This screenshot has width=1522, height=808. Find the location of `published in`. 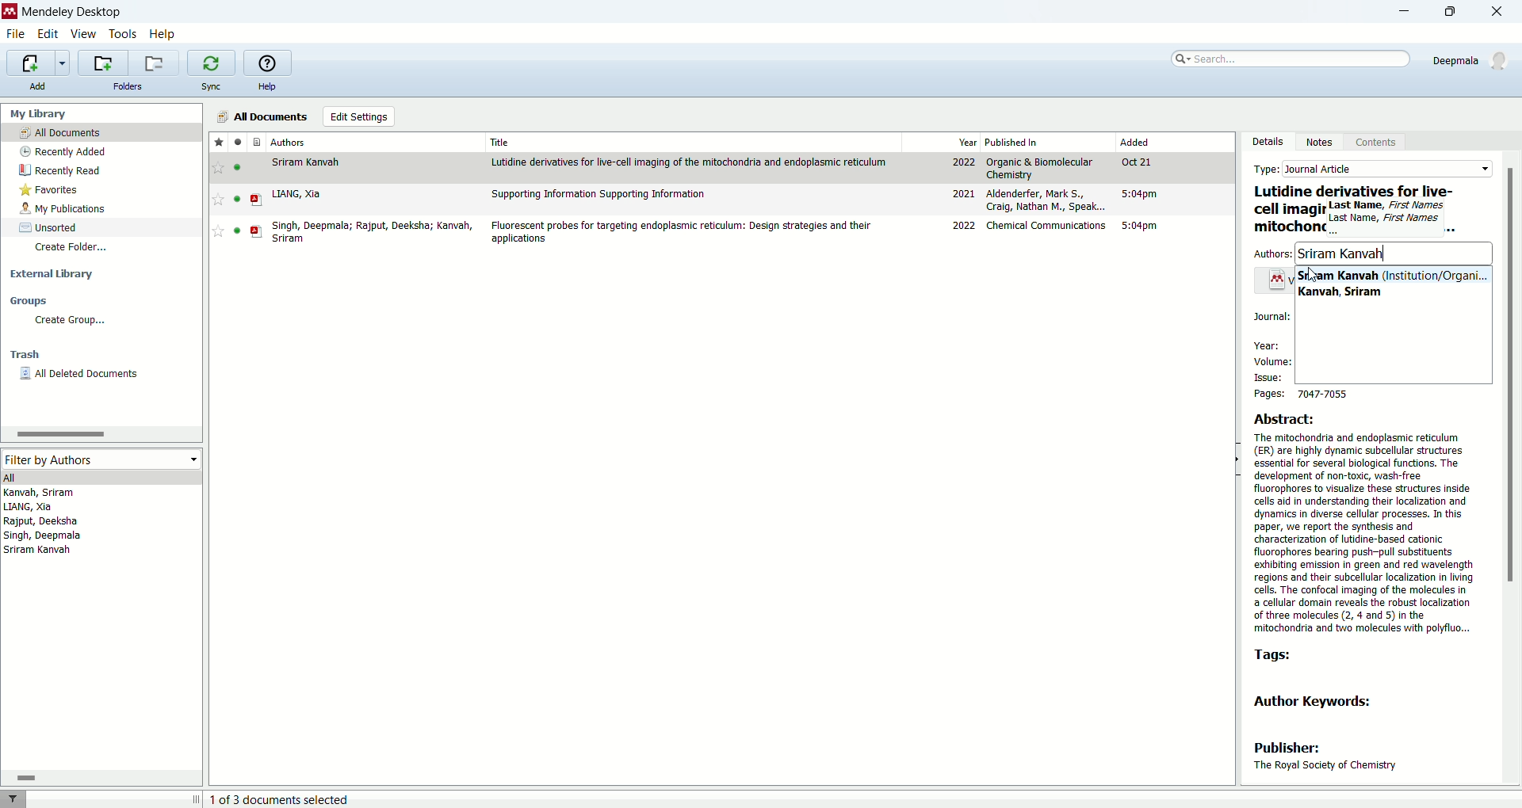

published in is located at coordinates (1028, 143).